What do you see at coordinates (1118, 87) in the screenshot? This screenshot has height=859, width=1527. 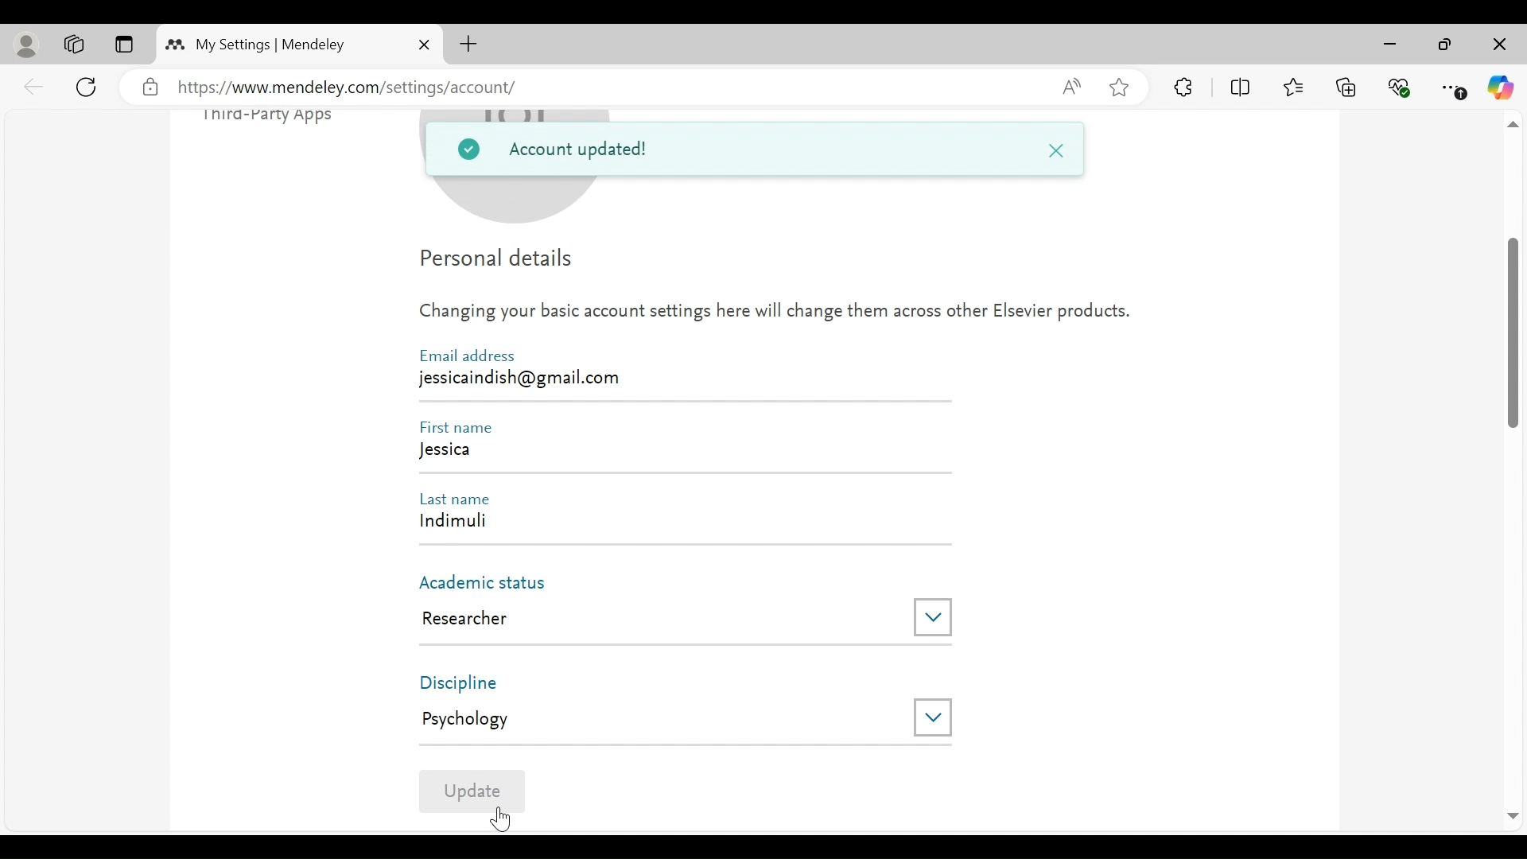 I see `Add this page to Favorites` at bounding box center [1118, 87].